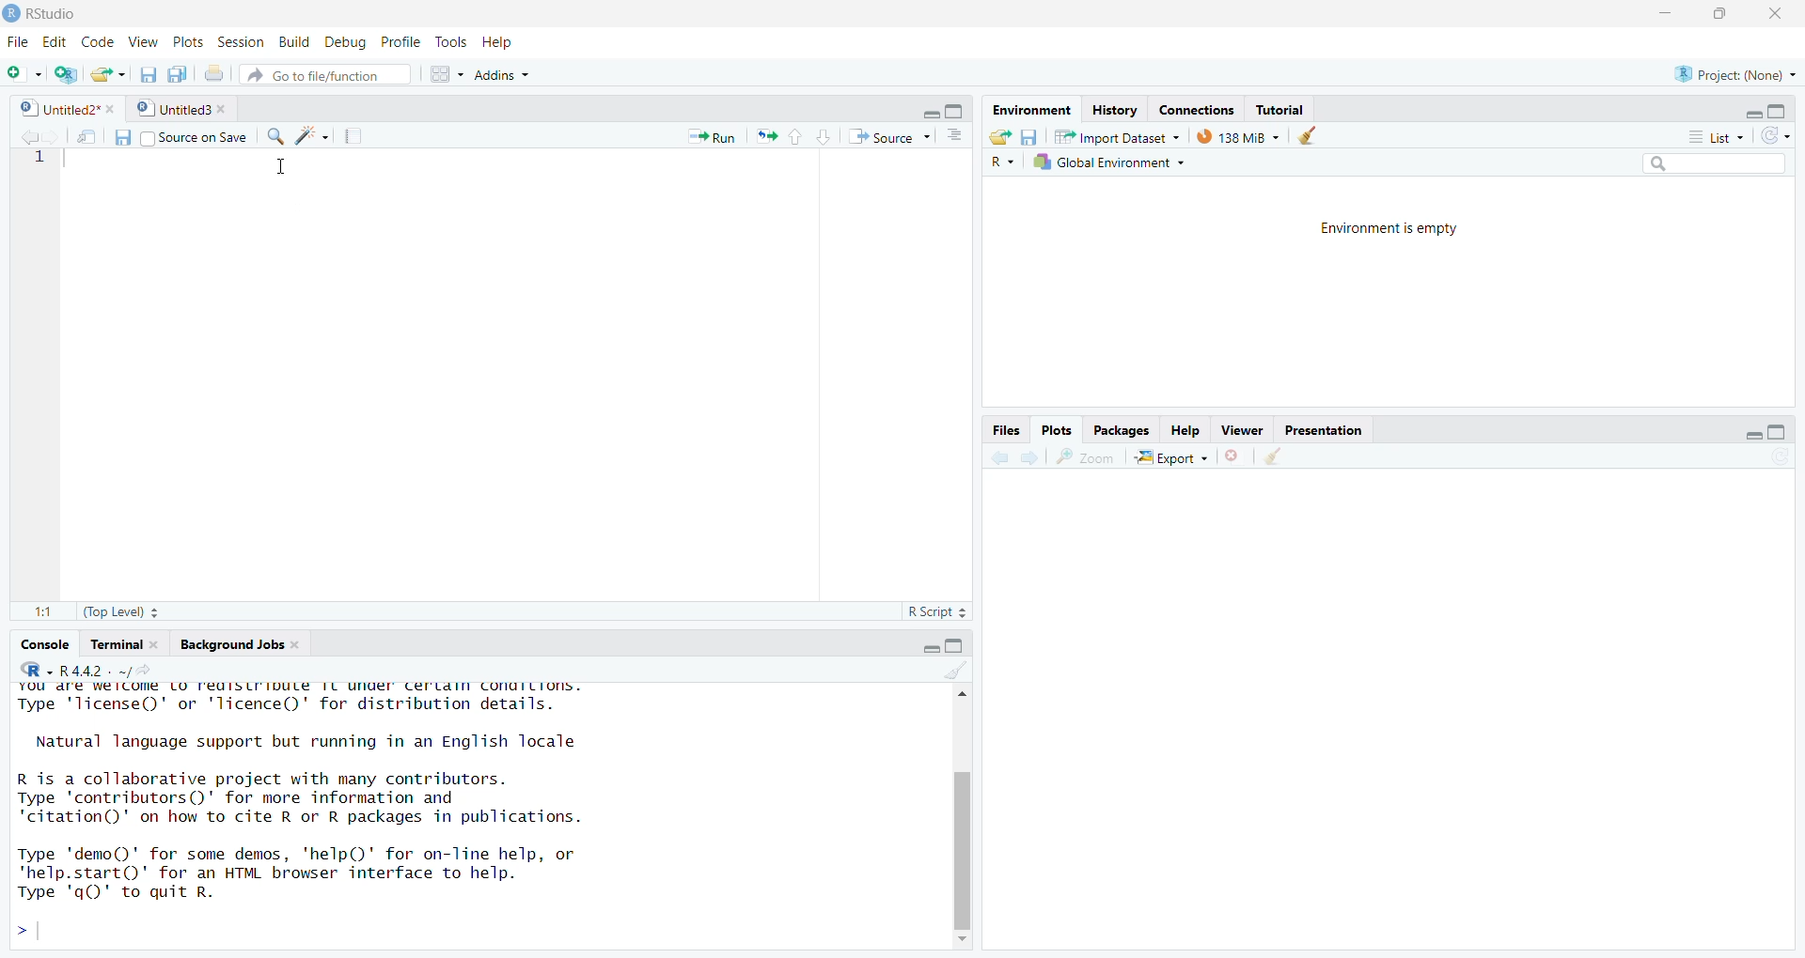 Image resolution: width=1805 pixels, height=958 pixels. I want to click on Zoom, so click(1091, 457).